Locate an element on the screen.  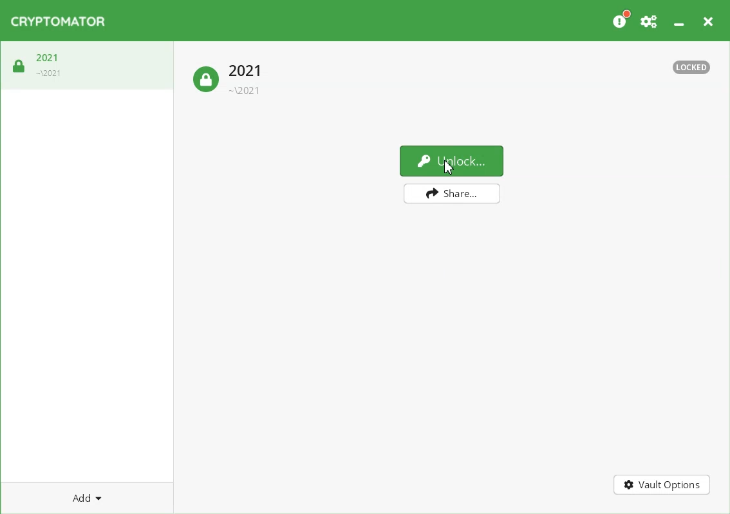
Share is located at coordinates (453, 193).